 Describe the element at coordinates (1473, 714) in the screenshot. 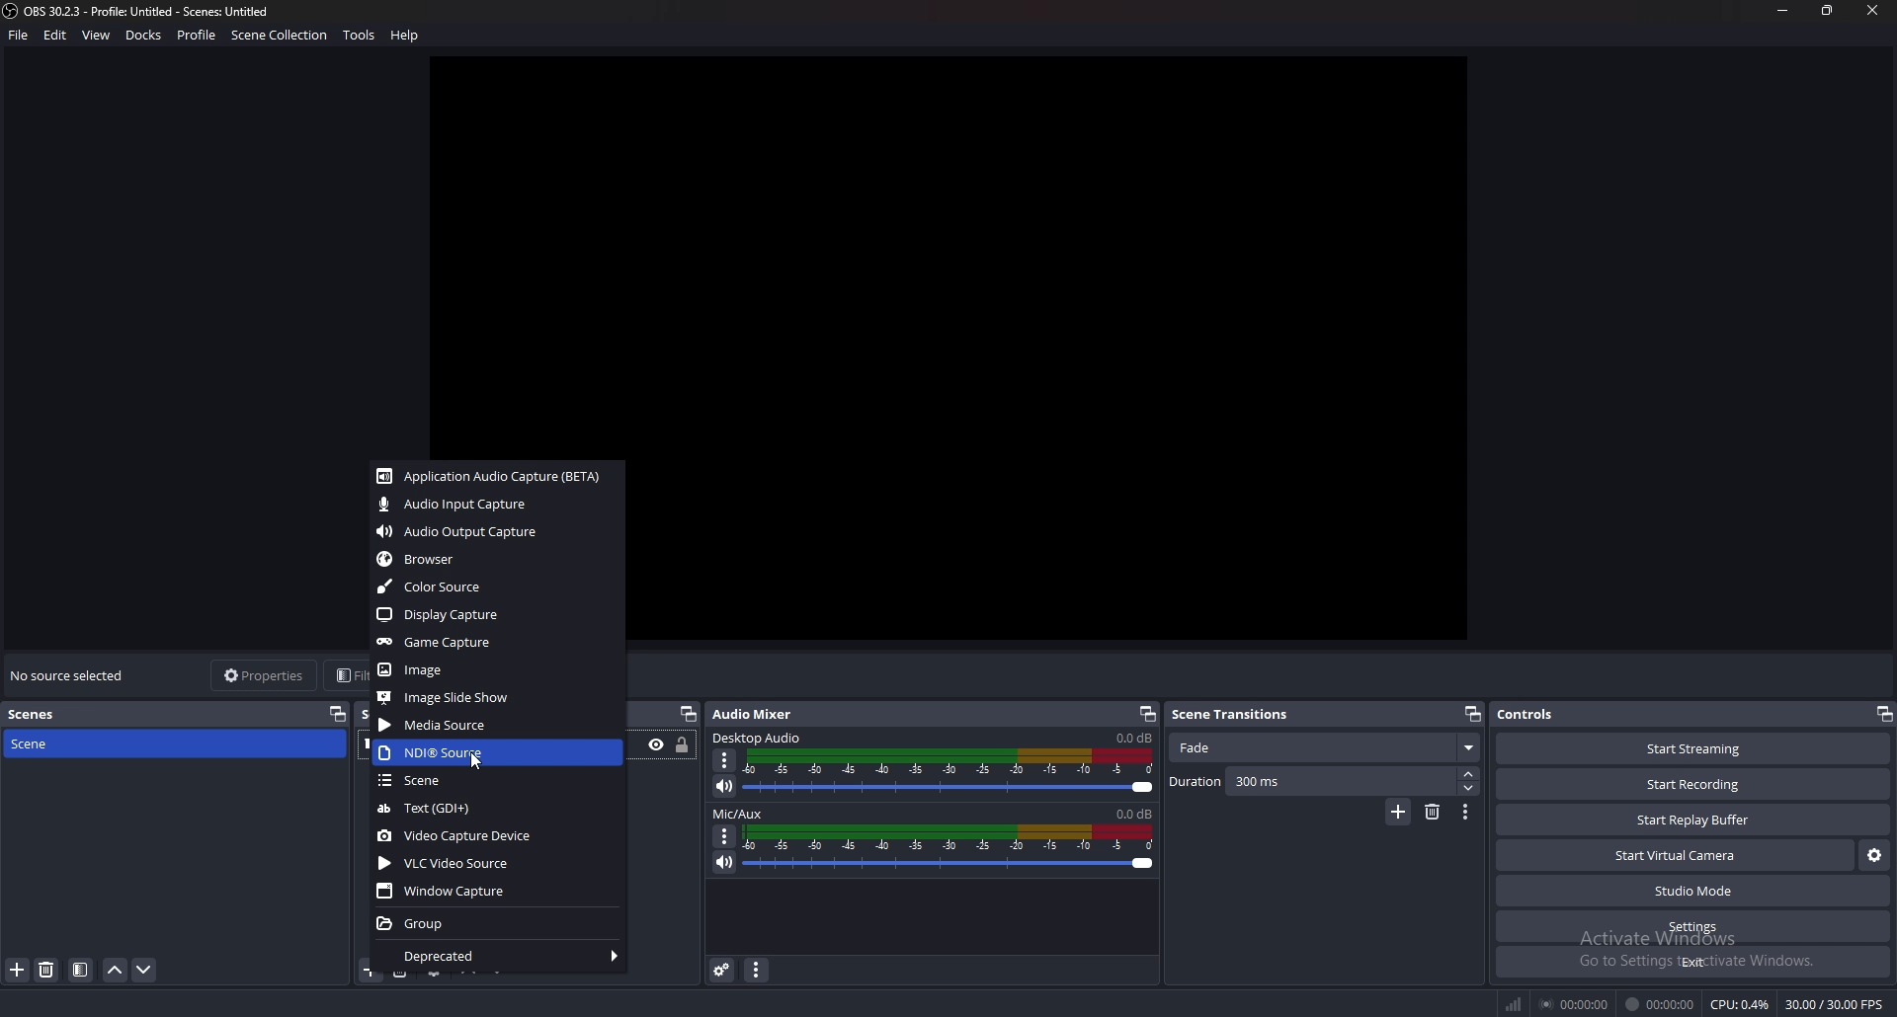

I see `pop out` at that location.